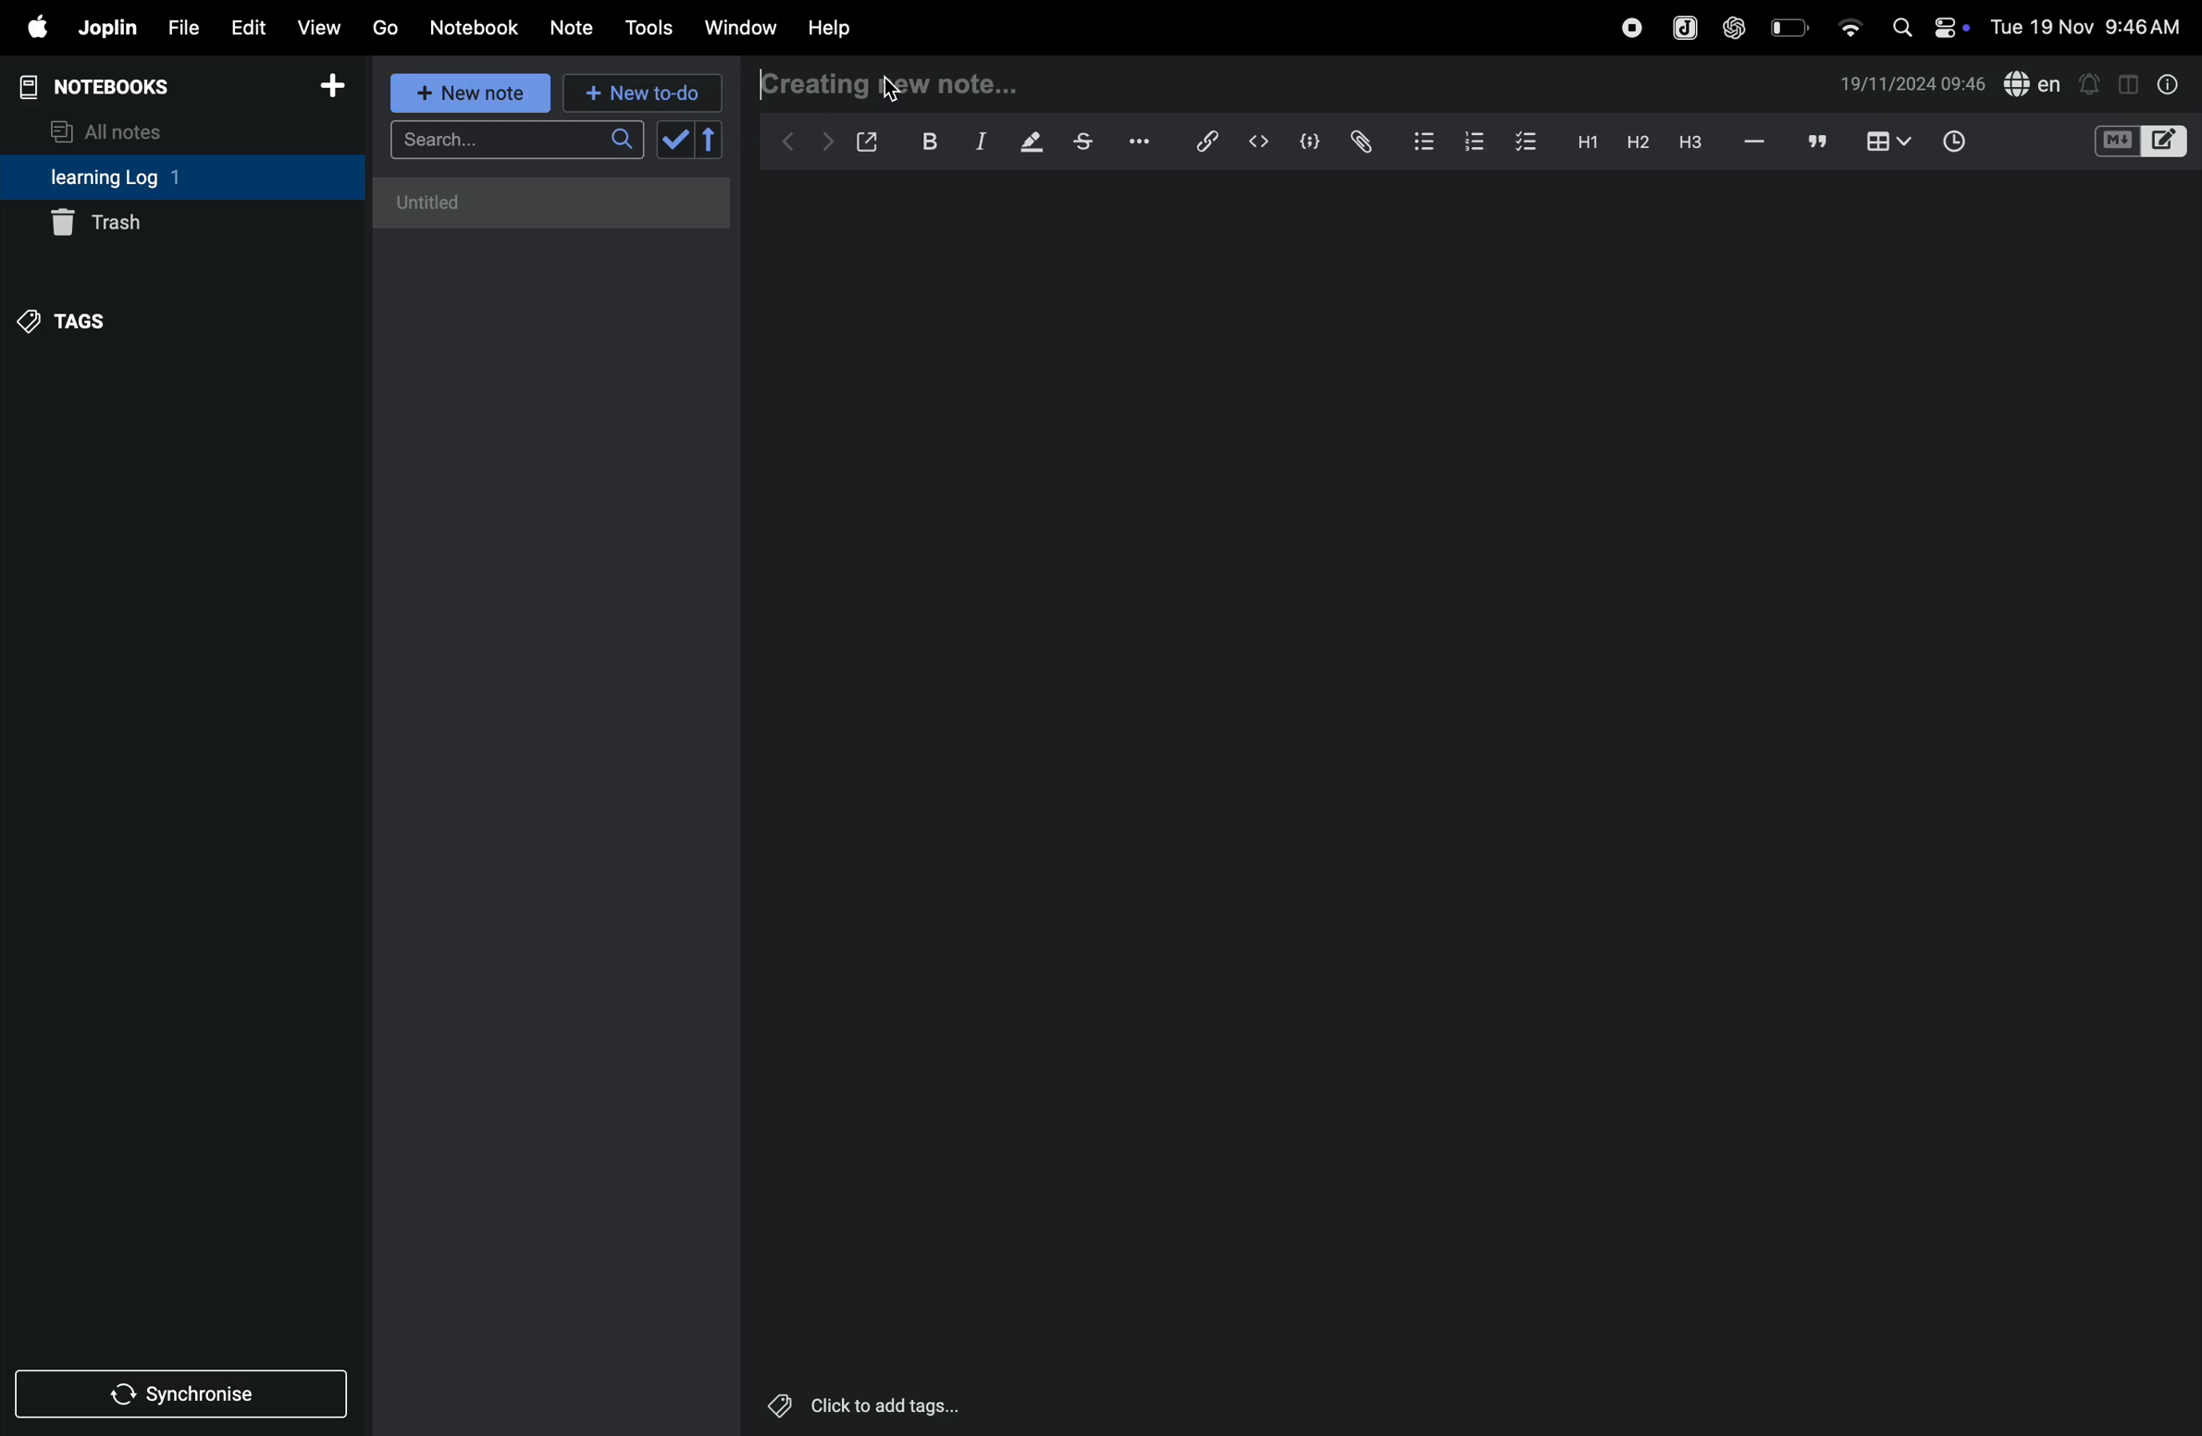 The image size is (2202, 1436). What do you see at coordinates (1083, 142) in the screenshot?
I see `strike through` at bounding box center [1083, 142].